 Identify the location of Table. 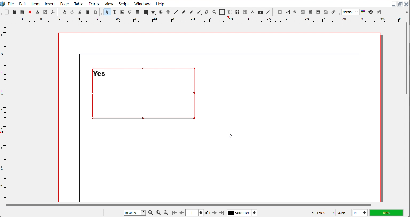
(137, 12).